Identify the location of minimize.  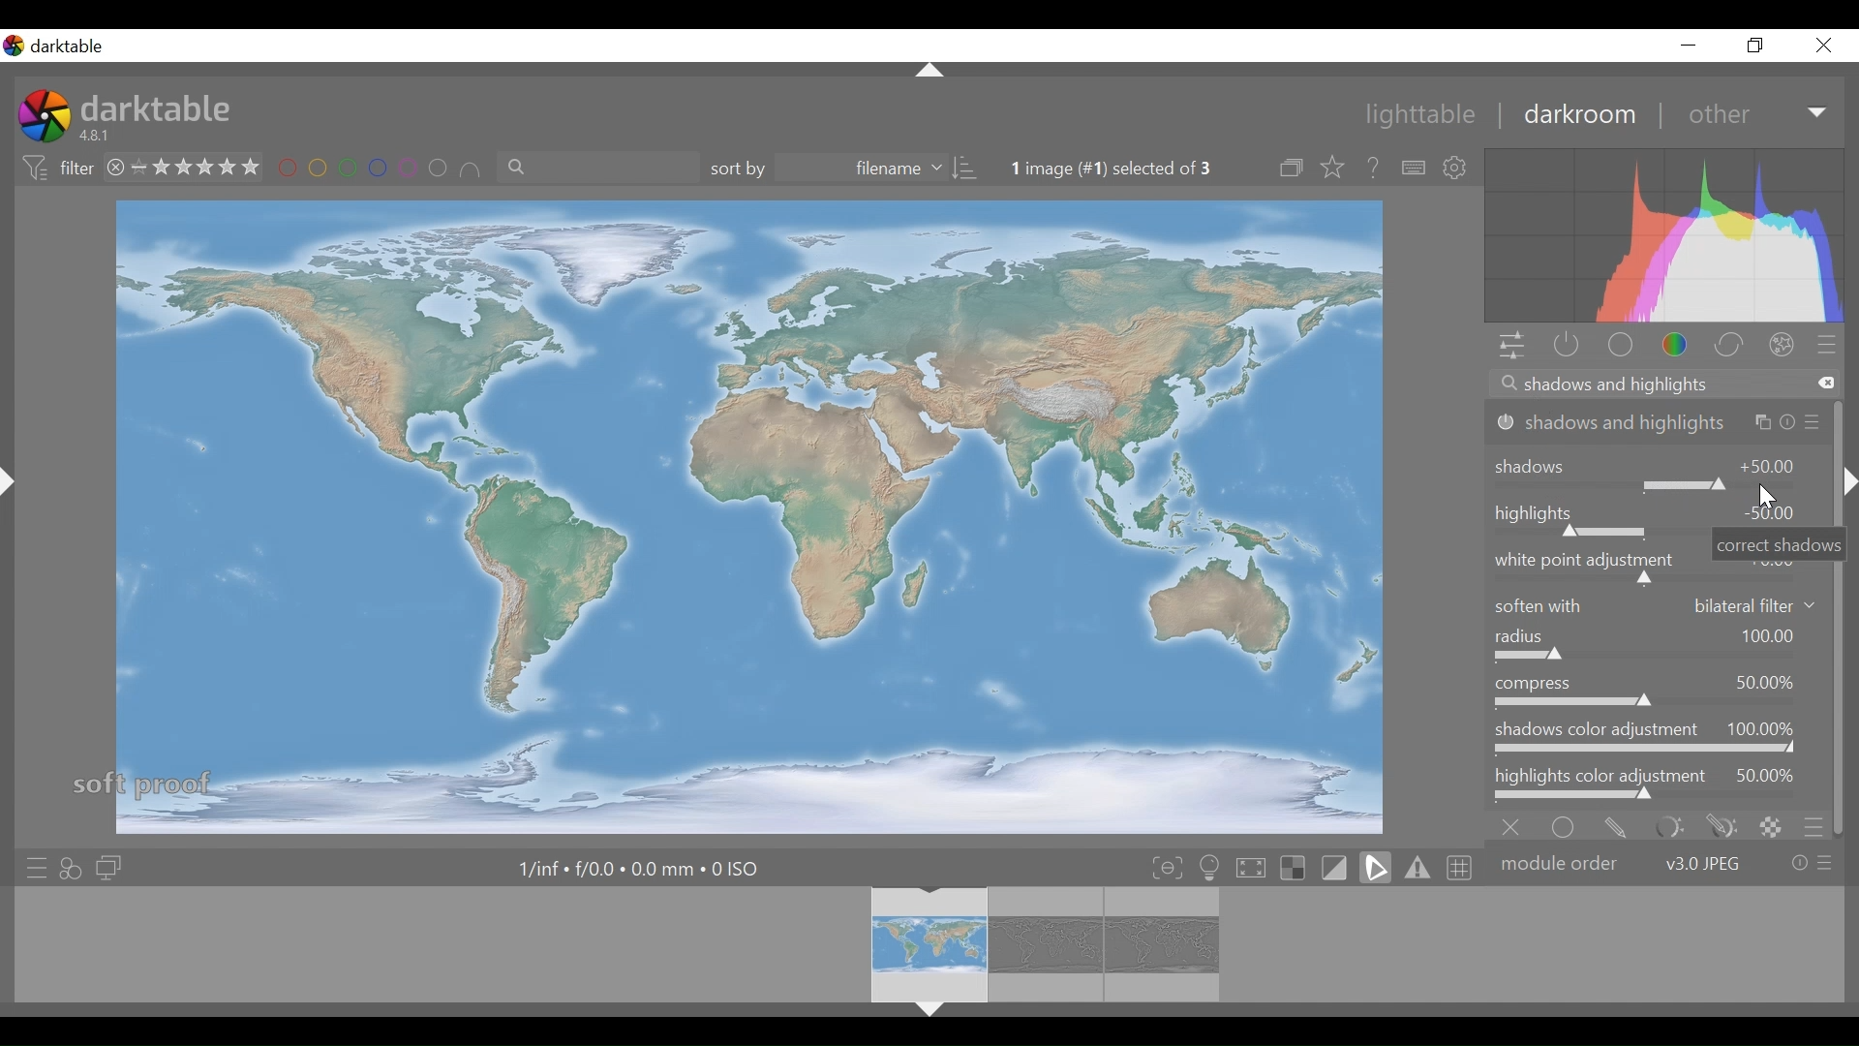
(1693, 45).